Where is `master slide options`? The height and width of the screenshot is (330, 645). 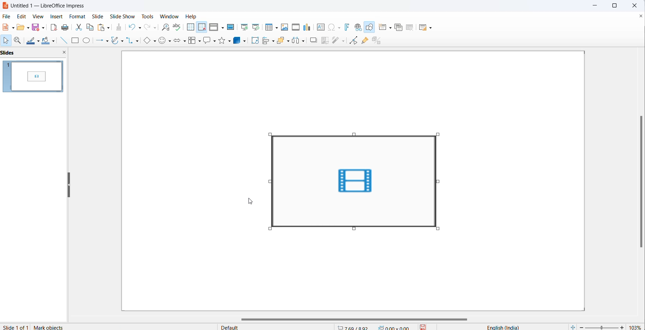
master slide options is located at coordinates (231, 27).